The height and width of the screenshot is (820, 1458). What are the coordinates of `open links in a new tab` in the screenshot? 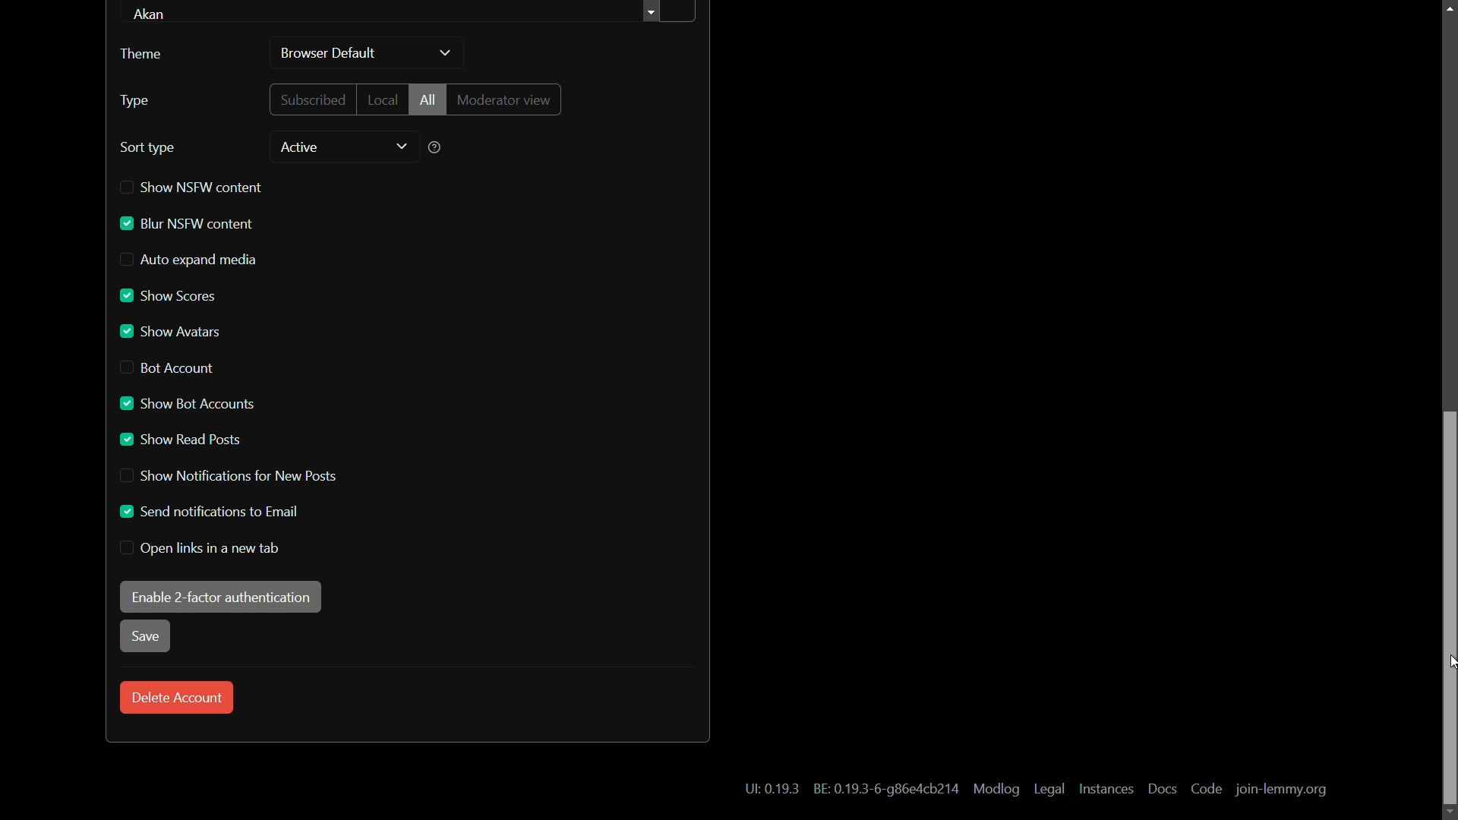 It's located at (202, 548).